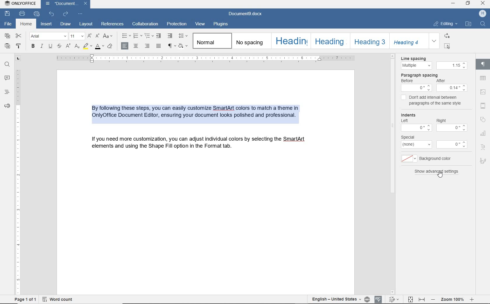 The image size is (490, 304). Describe the element at coordinates (450, 144) in the screenshot. I see `0"` at that location.